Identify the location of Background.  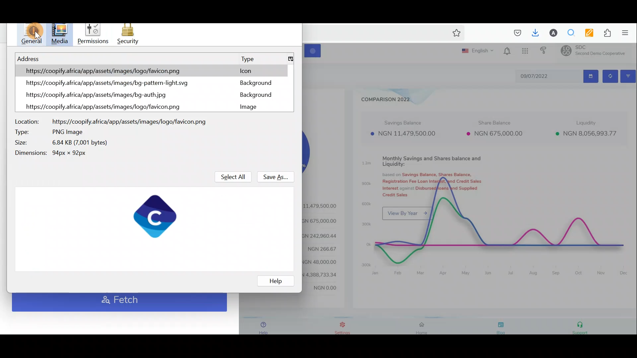
(257, 84).